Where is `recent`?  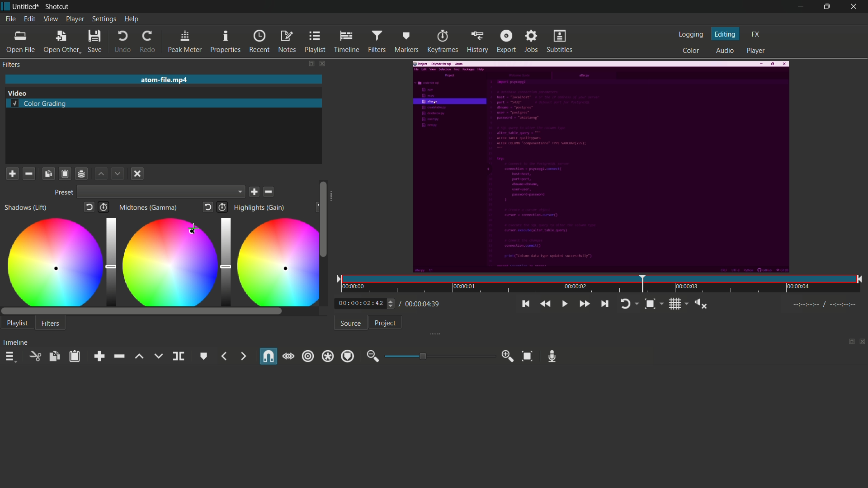
recent is located at coordinates (259, 42).